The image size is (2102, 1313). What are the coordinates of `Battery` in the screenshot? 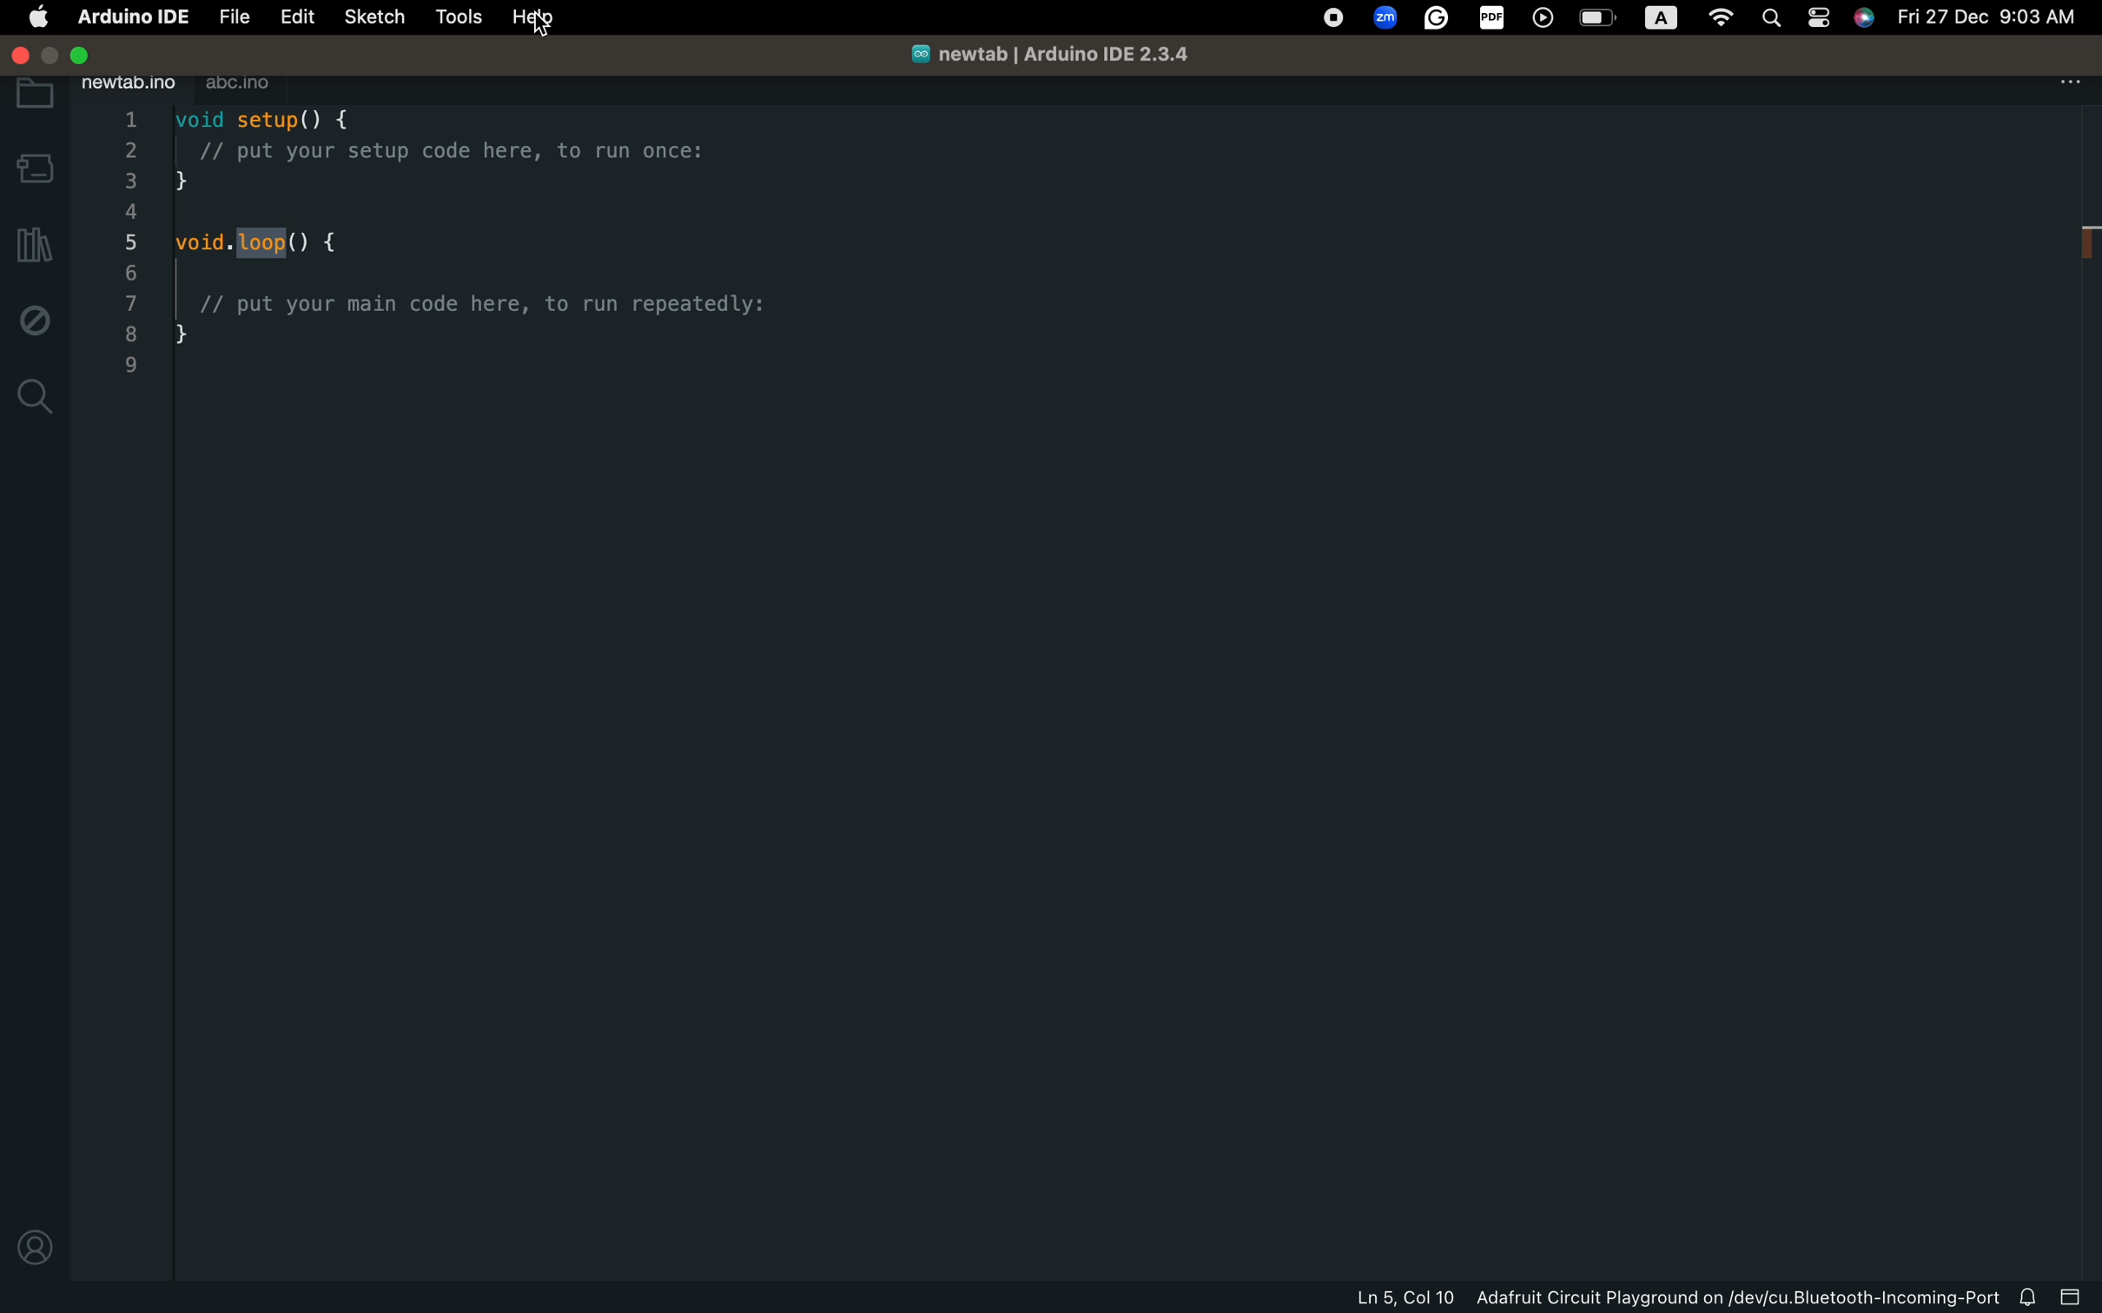 It's located at (1602, 16).